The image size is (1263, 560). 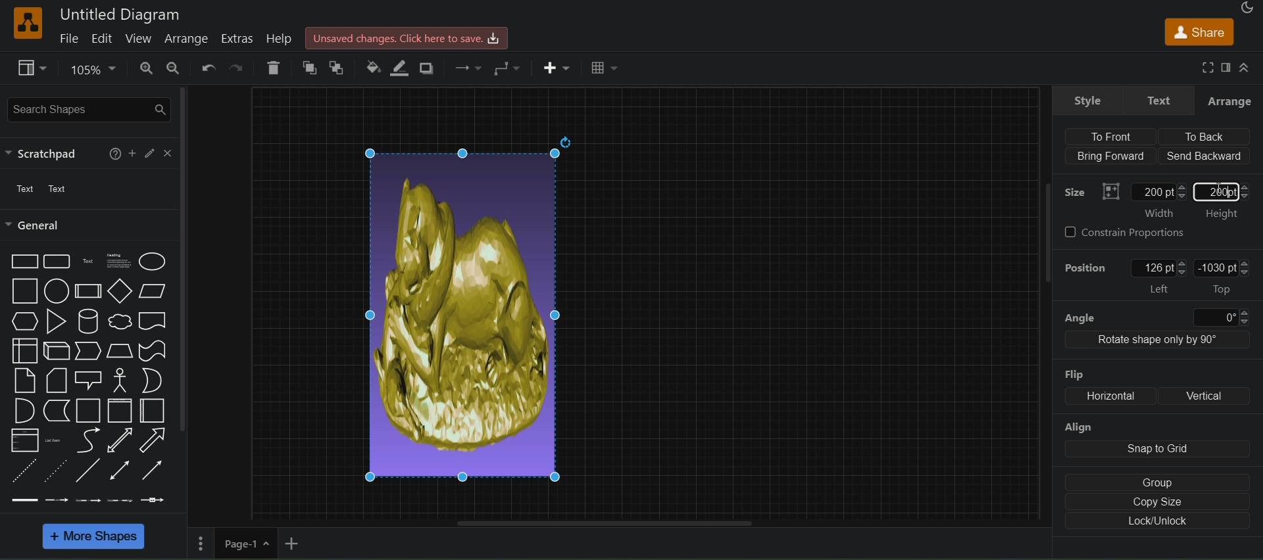 What do you see at coordinates (1118, 135) in the screenshot?
I see `align to front` at bounding box center [1118, 135].